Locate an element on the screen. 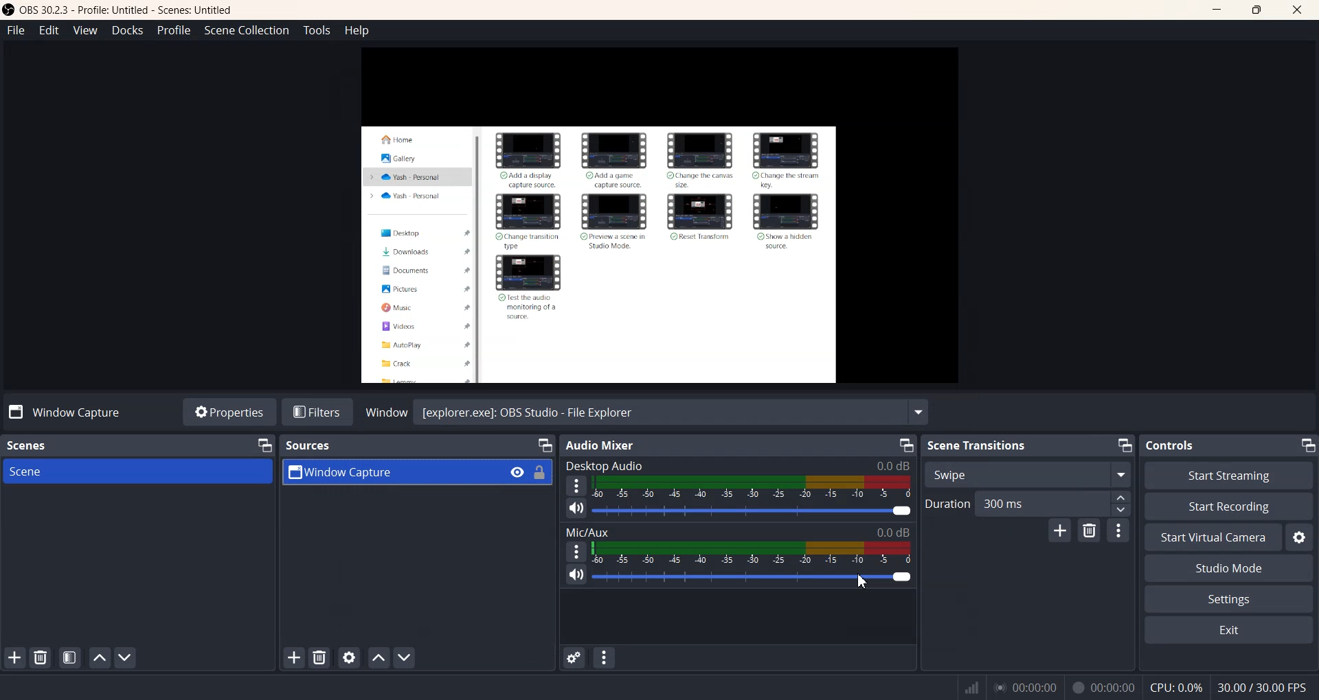  Start Recording is located at coordinates (1229, 506).